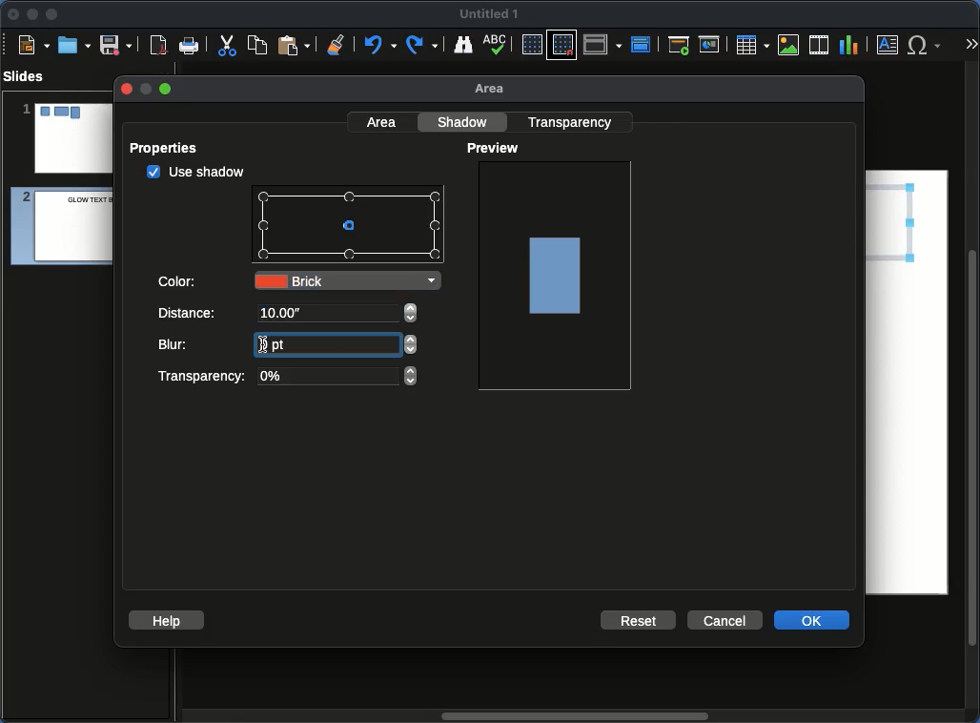  What do you see at coordinates (52, 16) in the screenshot?
I see `Maximize` at bounding box center [52, 16].